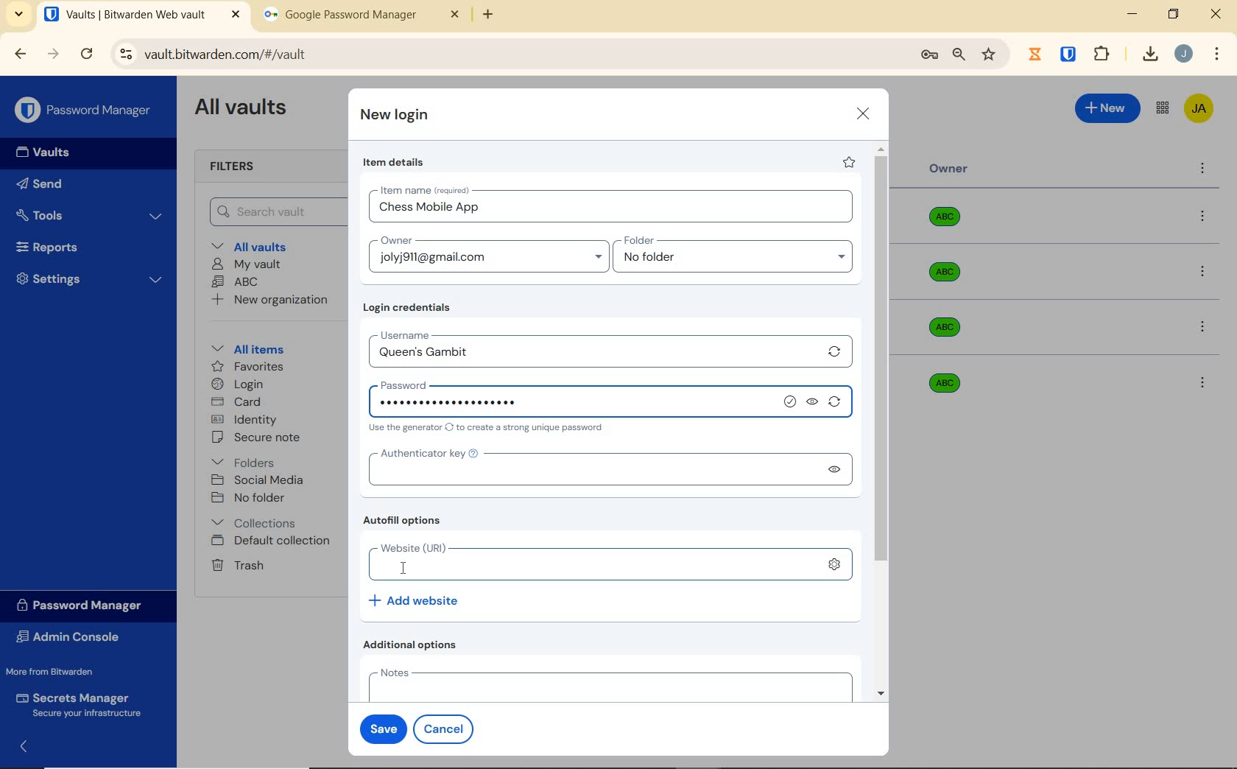 This screenshot has height=769, width=1237. Describe the element at coordinates (32, 745) in the screenshot. I see `close side bar` at that location.